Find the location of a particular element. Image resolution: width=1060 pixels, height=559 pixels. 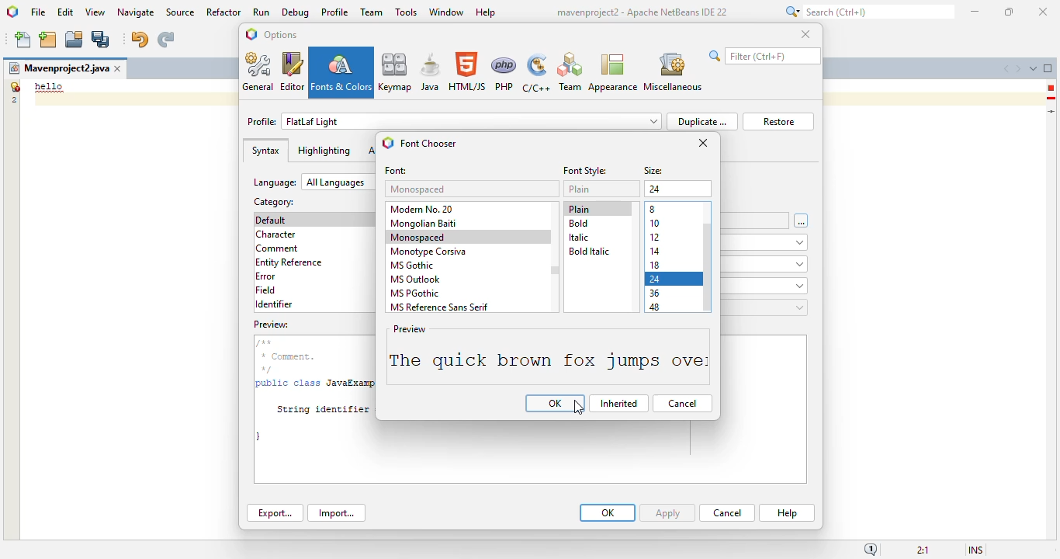

title is located at coordinates (641, 12).